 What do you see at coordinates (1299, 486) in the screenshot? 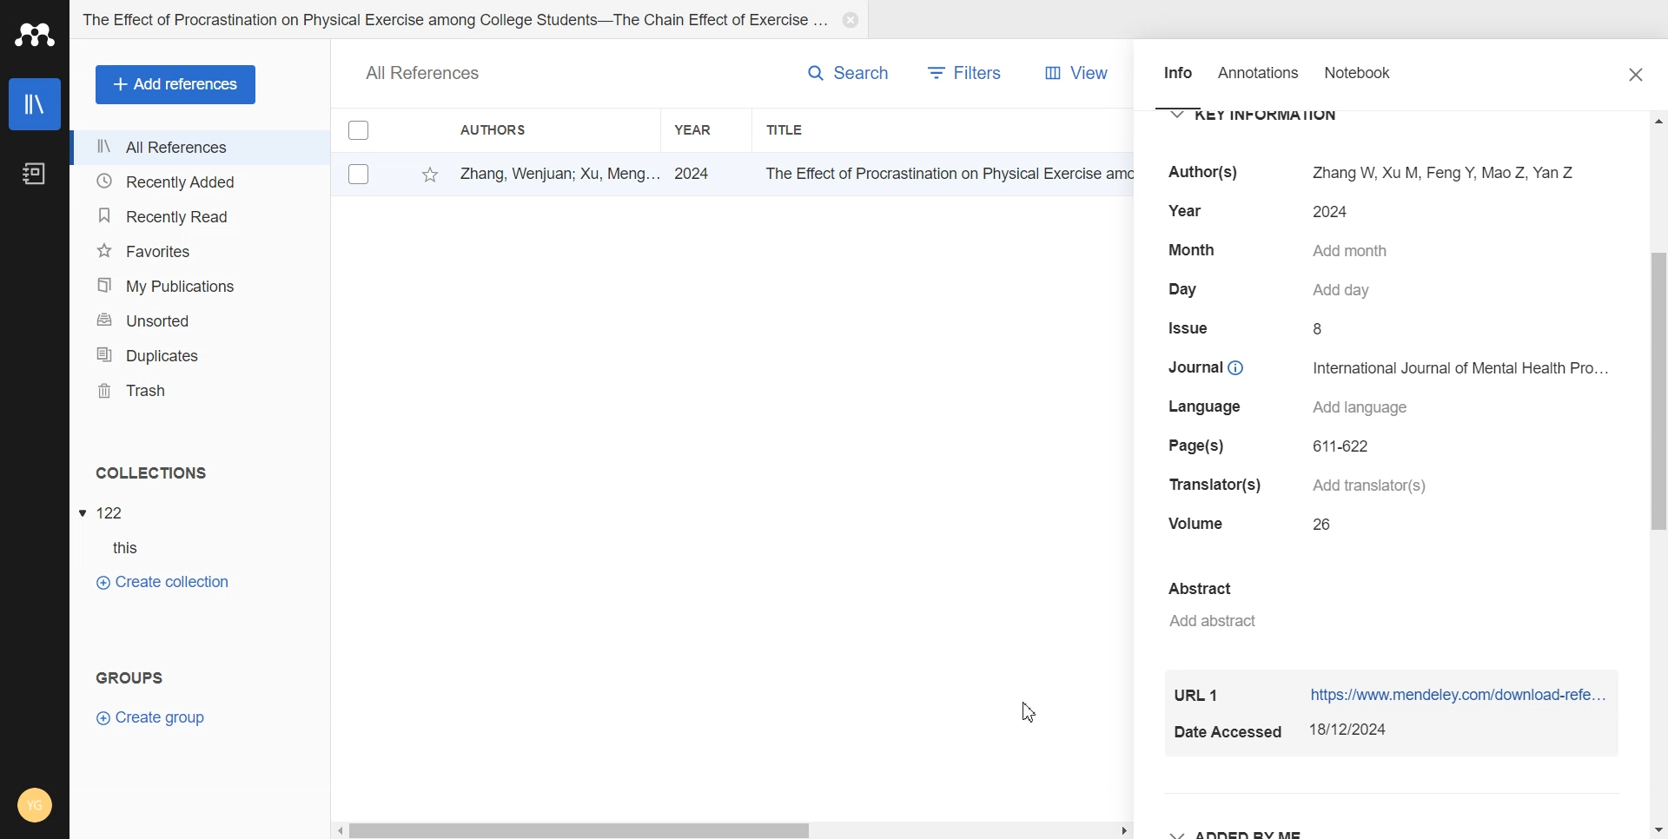
I see `Translator(s) Add translator(s)` at bounding box center [1299, 486].